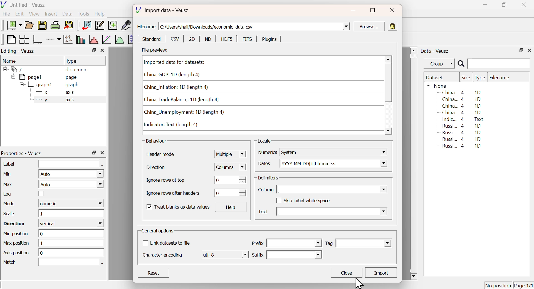 This screenshot has width=534, height=289. Describe the element at coordinates (436, 78) in the screenshot. I see `Dataset` at that location.